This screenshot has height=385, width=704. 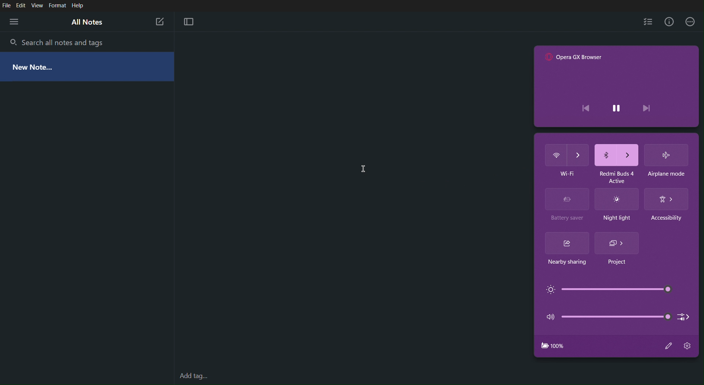 I want to click on "Opera GX Browser, so click(x=575, y=58).